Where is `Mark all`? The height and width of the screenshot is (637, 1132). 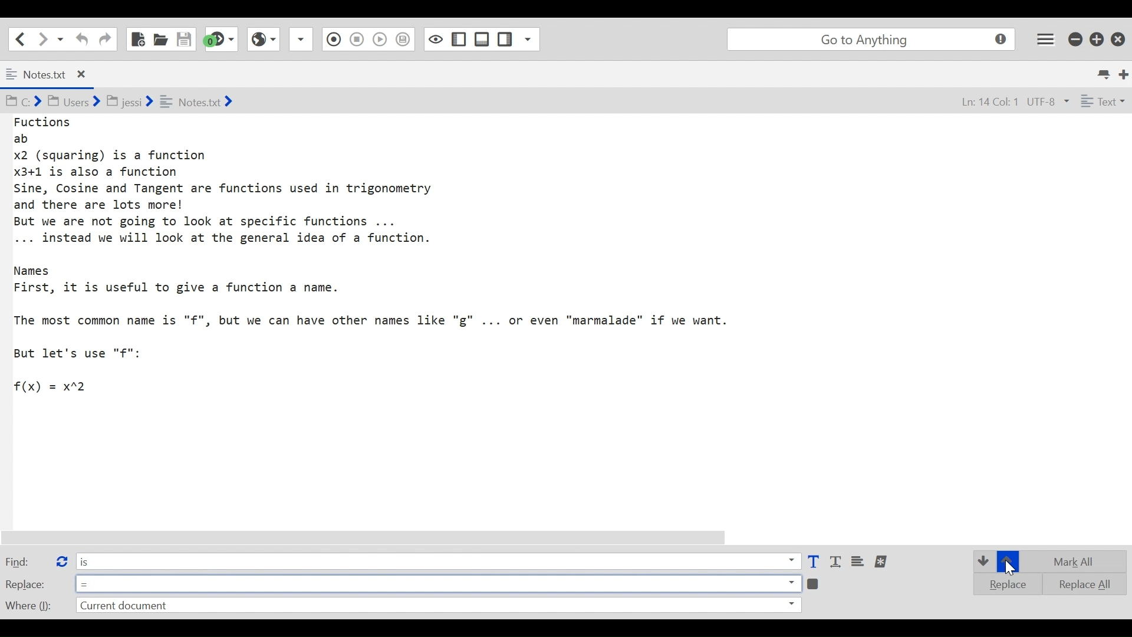 Mark all is located at coordinates (1078, 562).